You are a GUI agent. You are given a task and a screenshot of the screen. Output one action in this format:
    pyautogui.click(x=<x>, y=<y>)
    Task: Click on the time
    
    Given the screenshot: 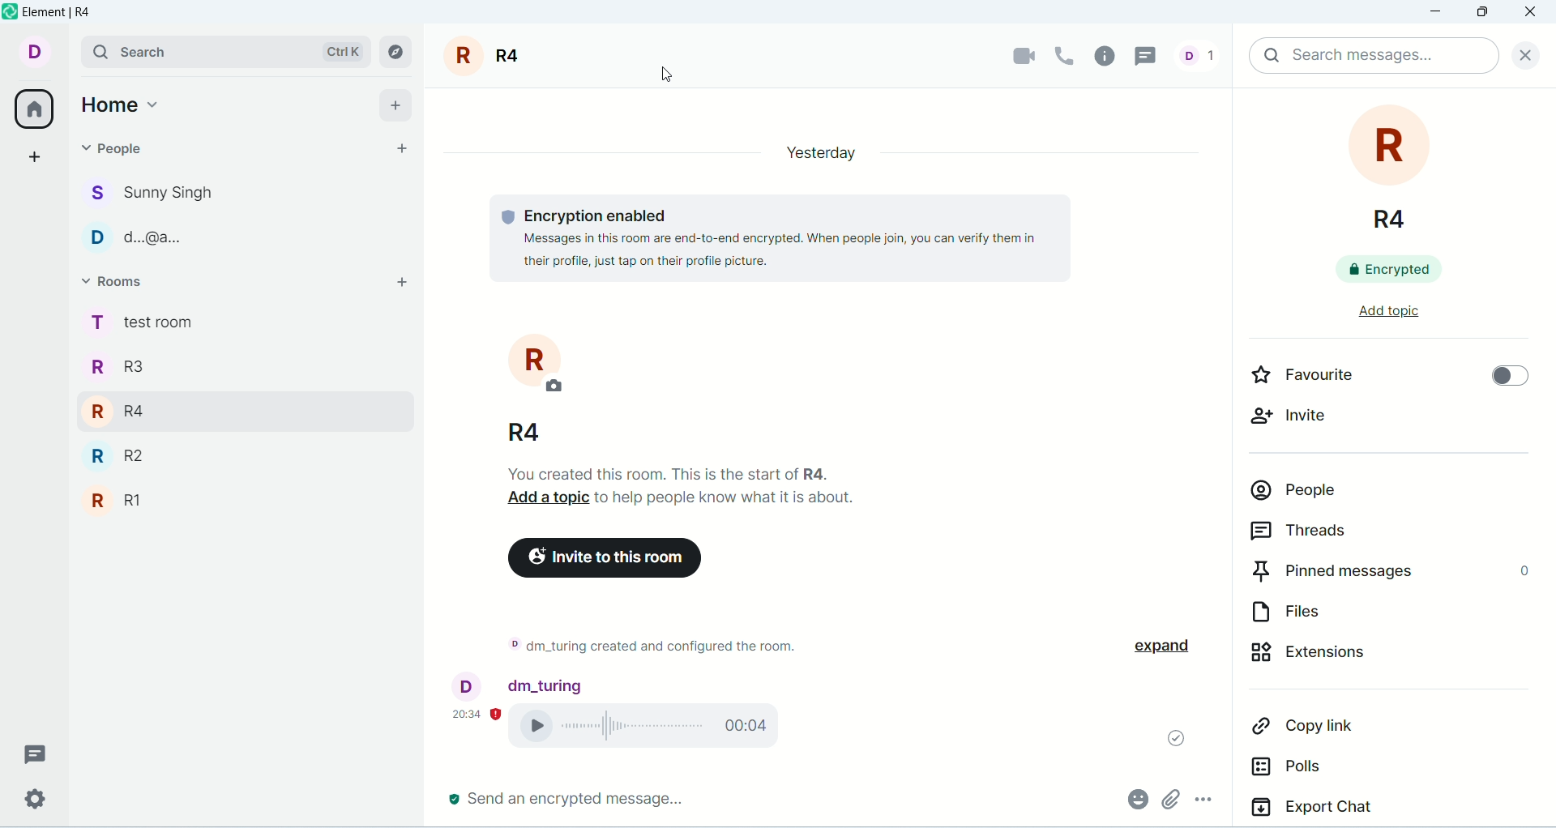 What is the action you would take?
    pyautogui.click(x=477, y=712)
    